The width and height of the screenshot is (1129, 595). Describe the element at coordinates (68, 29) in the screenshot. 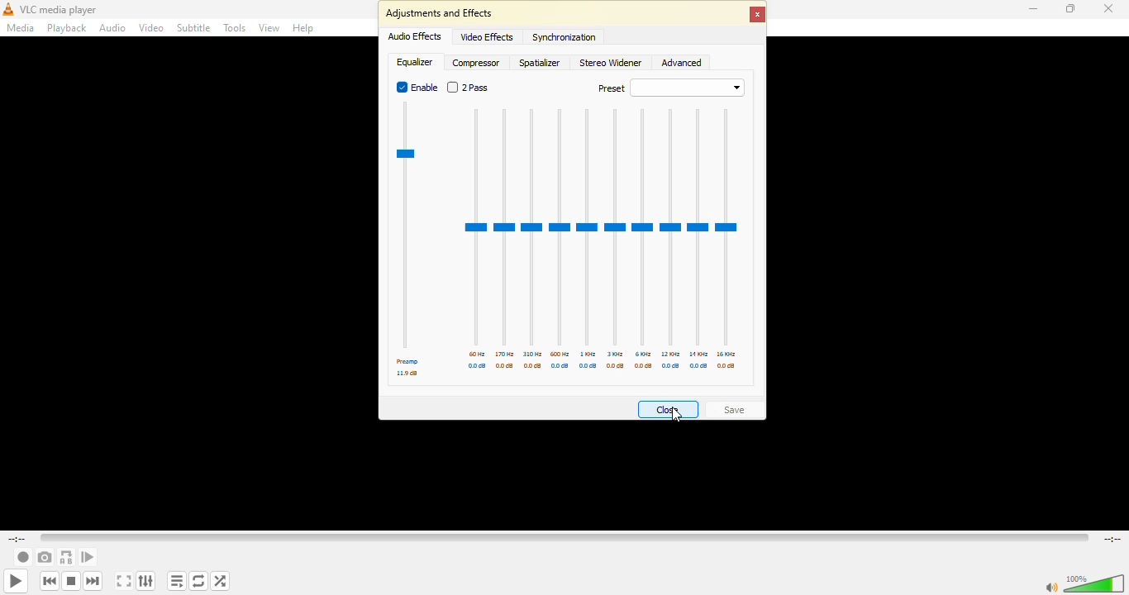

I see `playback` at that location.